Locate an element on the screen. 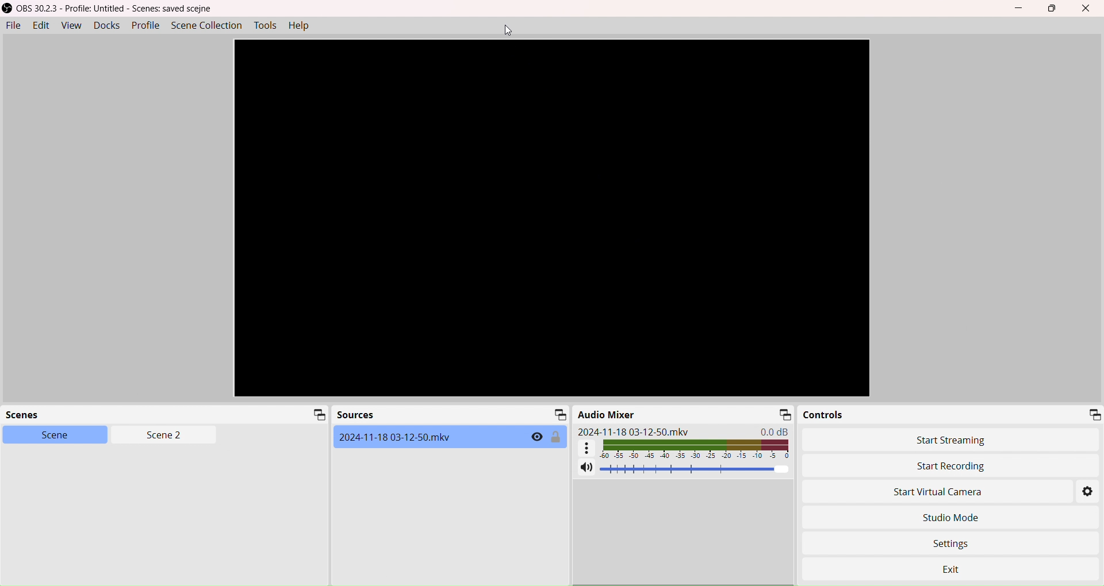  SceneCollection is located at coordinates (208, 25).